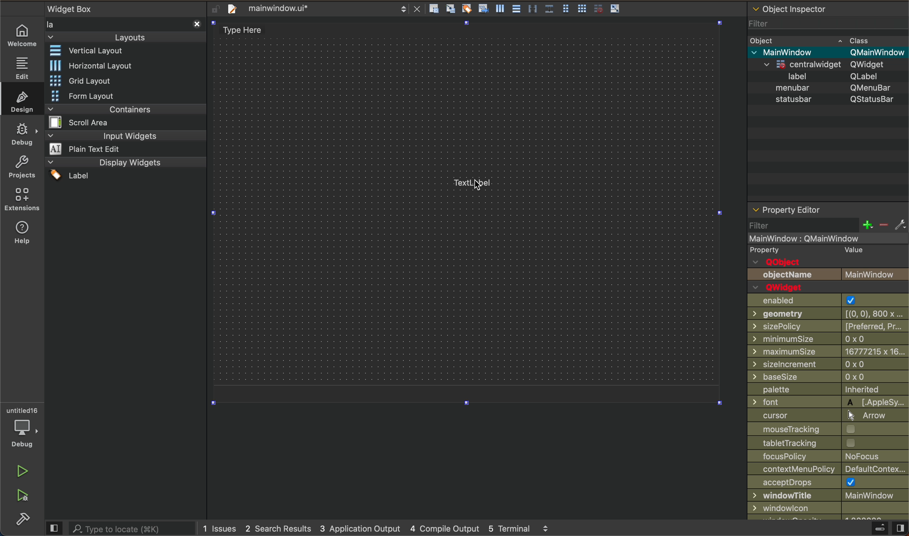 This screenshot has height=536, width=909. Describe the element at coordinates (826, 8) in the screenshot. I see `object inspector` at that location.